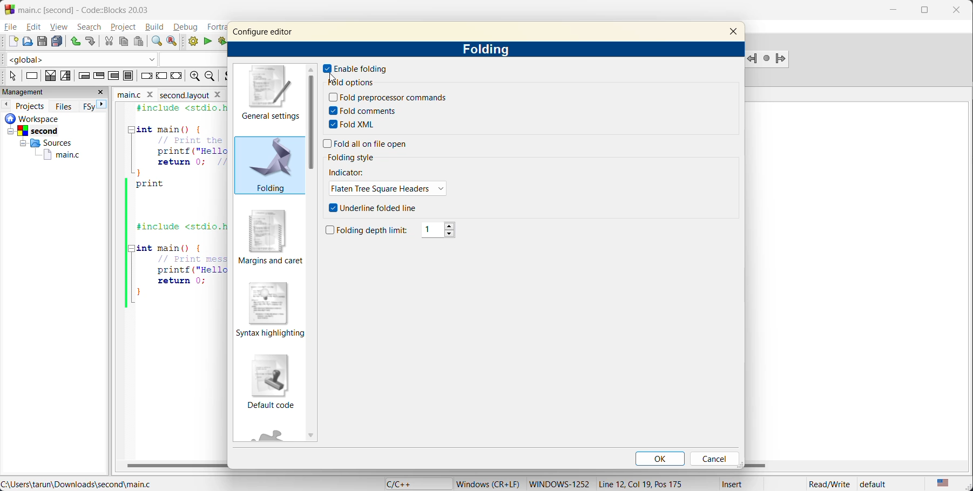  I want to click on general settings, so click(266, 96).